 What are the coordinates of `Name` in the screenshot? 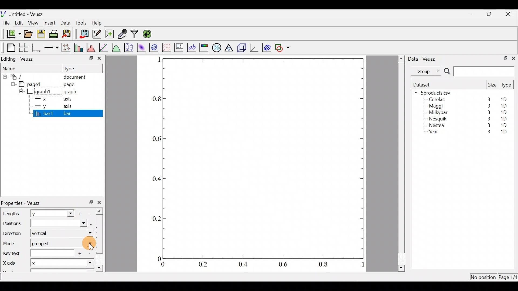 It's located at (13, 68).